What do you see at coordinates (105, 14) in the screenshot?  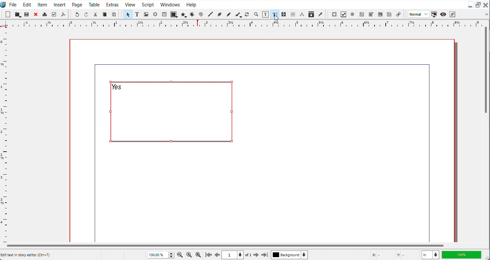 I see `Copy` at bounding box center [105, 14].